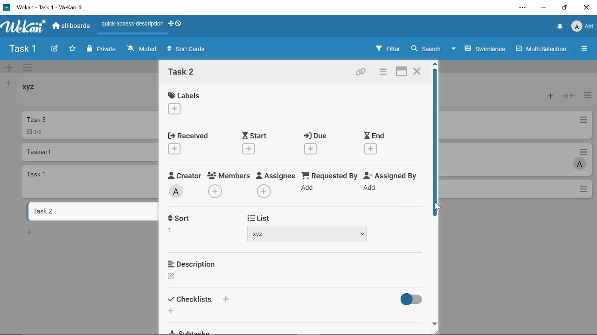 This screenshot has height=335, width=597. Describe the element at coordinates (217, 192) in the screenshot. I see `Add memeber` at that location.